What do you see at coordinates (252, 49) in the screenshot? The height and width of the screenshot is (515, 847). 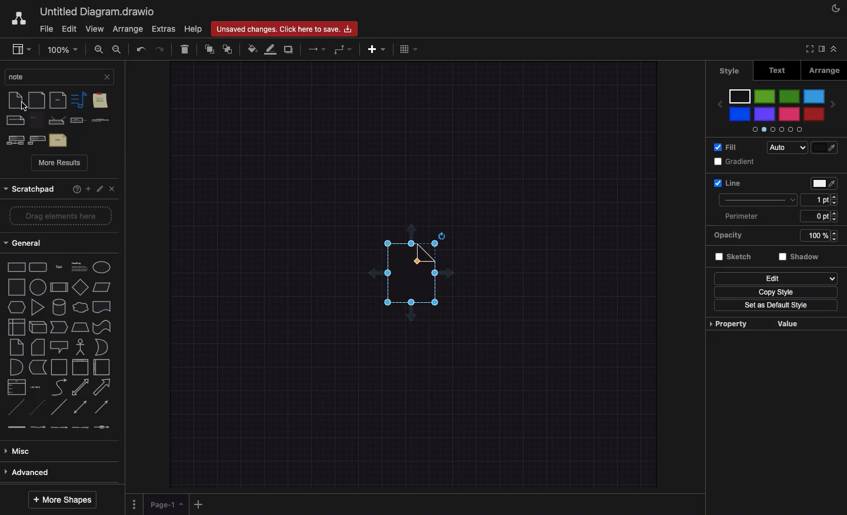 I see `Fill color` at bounding box center [252, 49].